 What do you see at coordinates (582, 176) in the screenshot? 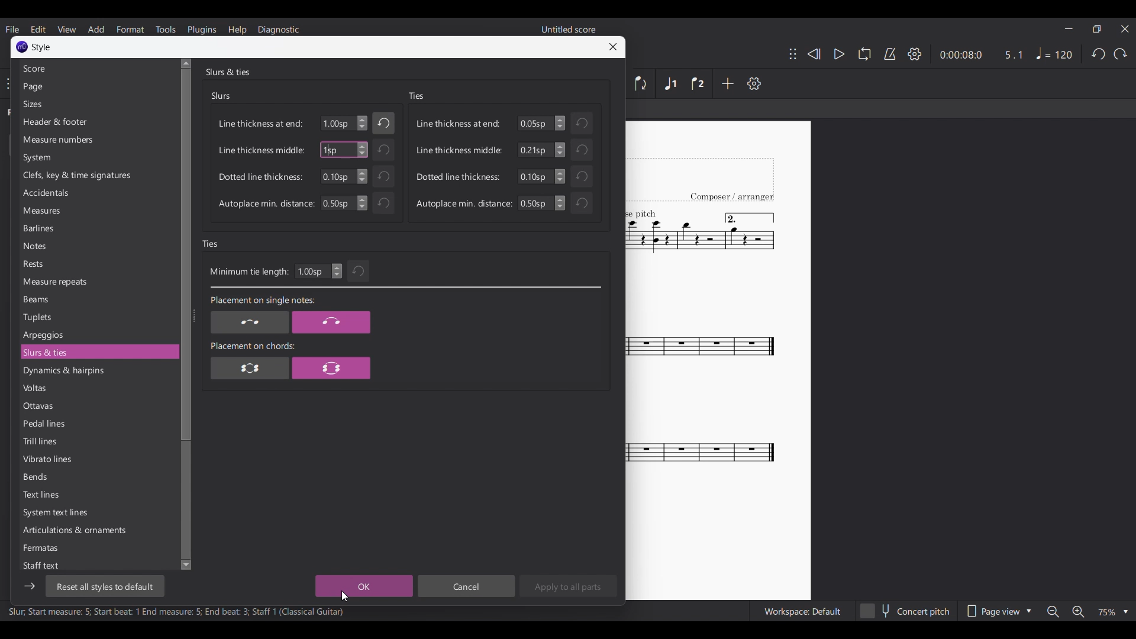
I see `Undo` at bounding box center [582, 176].